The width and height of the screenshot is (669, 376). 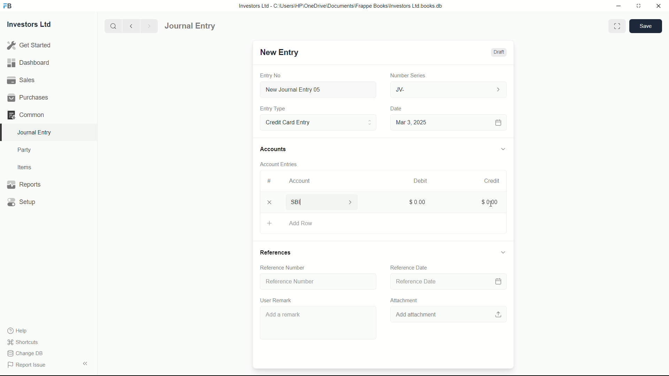 I want to click on Draft, so click(x=498, y=52).